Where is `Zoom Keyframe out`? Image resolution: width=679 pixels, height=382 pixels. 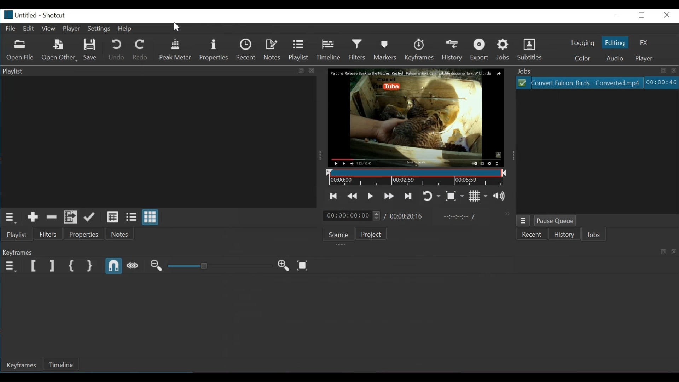 Zoom Keyframe out is located at coordinates (156, 267).